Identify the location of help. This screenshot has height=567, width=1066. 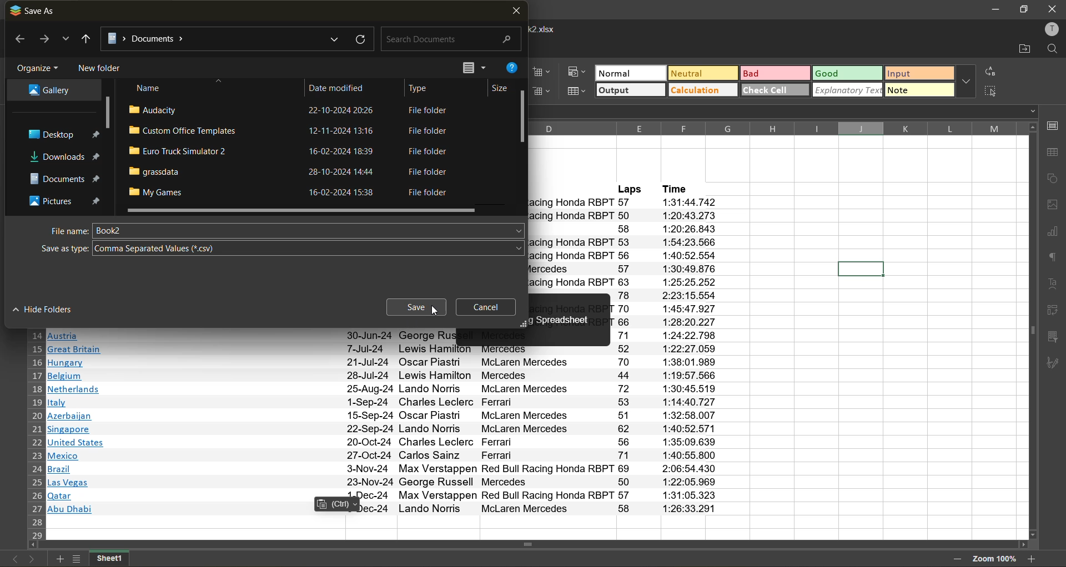
(514, 69).